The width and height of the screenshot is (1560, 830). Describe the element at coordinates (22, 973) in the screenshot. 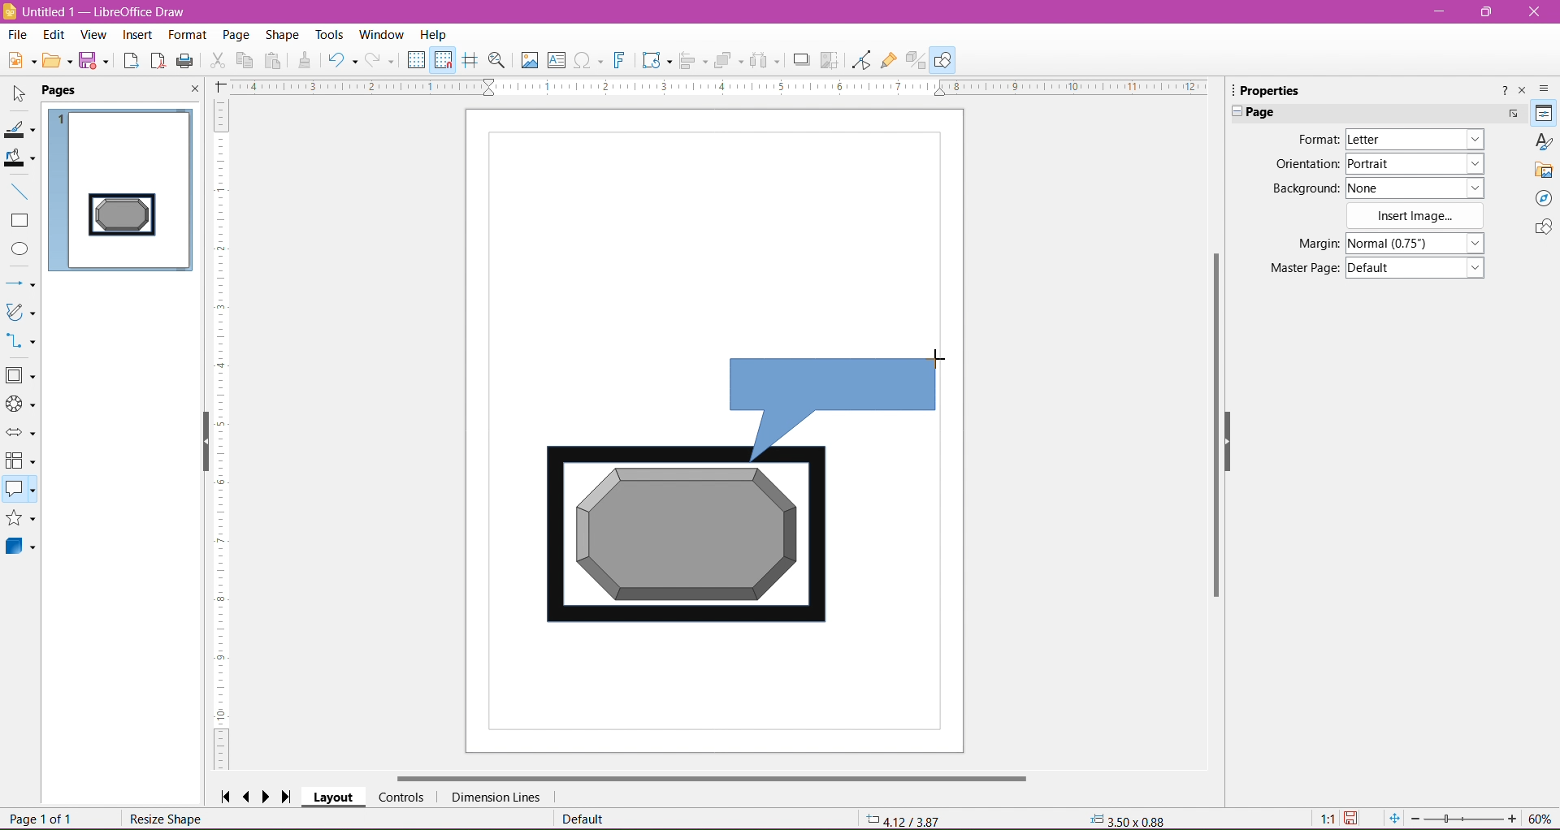

I see `Callout Shapes` at that location.